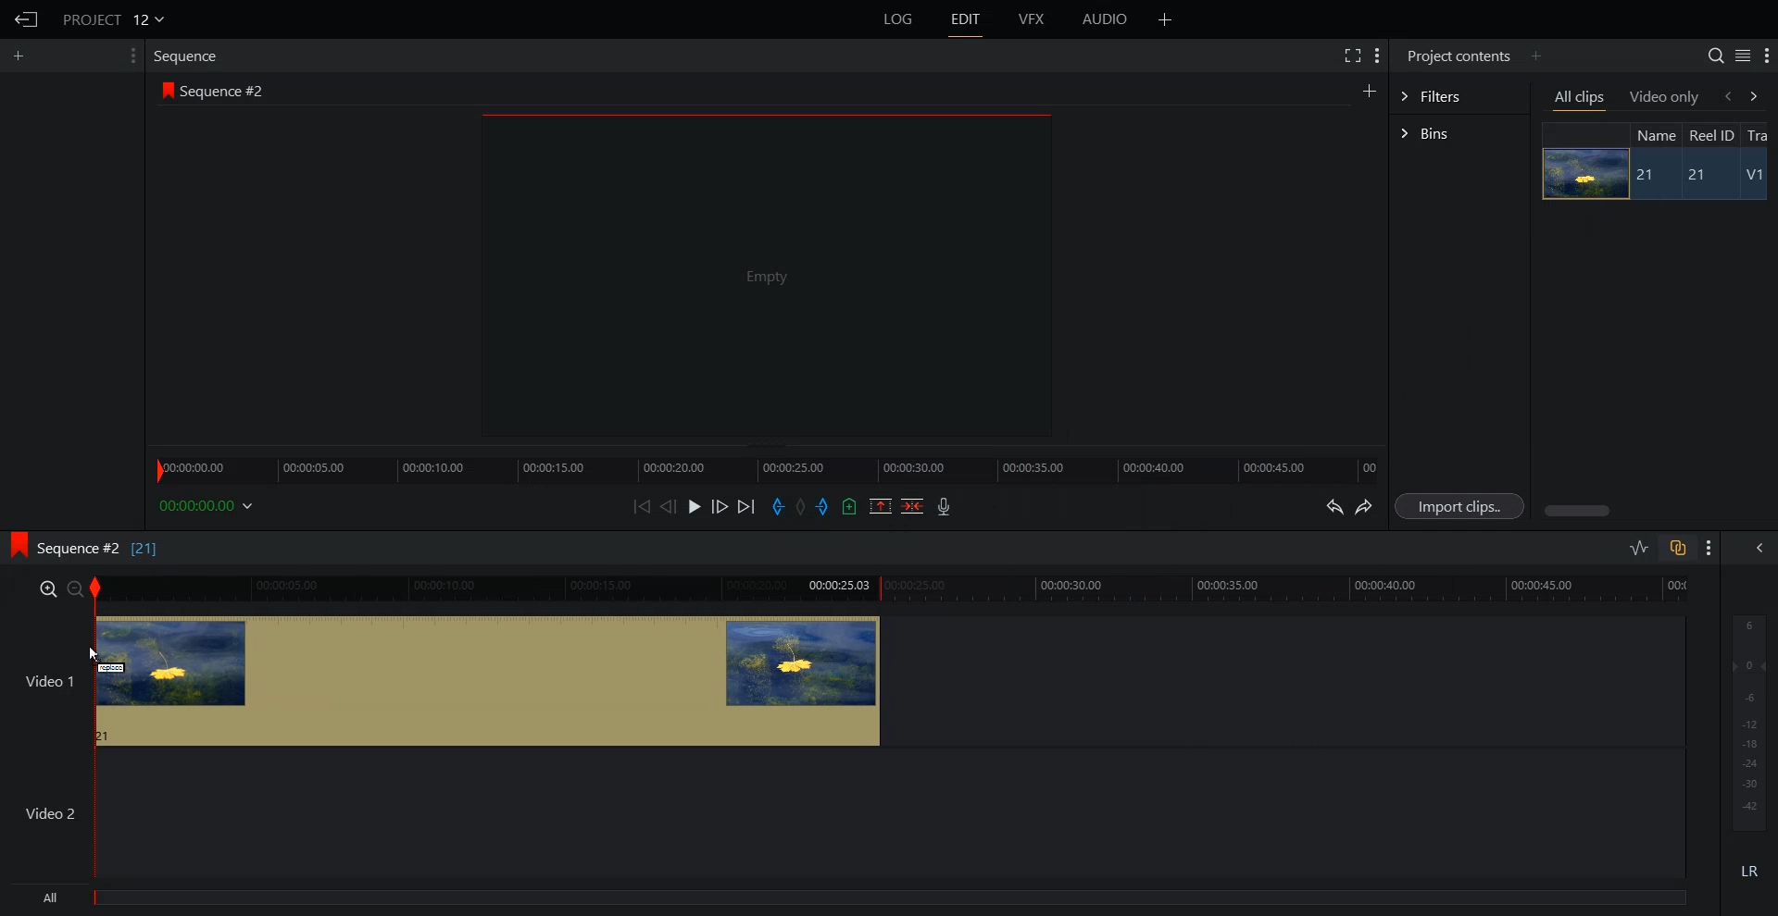 The image size is (1778, 916). I want to click on Play, so click(696, 506).